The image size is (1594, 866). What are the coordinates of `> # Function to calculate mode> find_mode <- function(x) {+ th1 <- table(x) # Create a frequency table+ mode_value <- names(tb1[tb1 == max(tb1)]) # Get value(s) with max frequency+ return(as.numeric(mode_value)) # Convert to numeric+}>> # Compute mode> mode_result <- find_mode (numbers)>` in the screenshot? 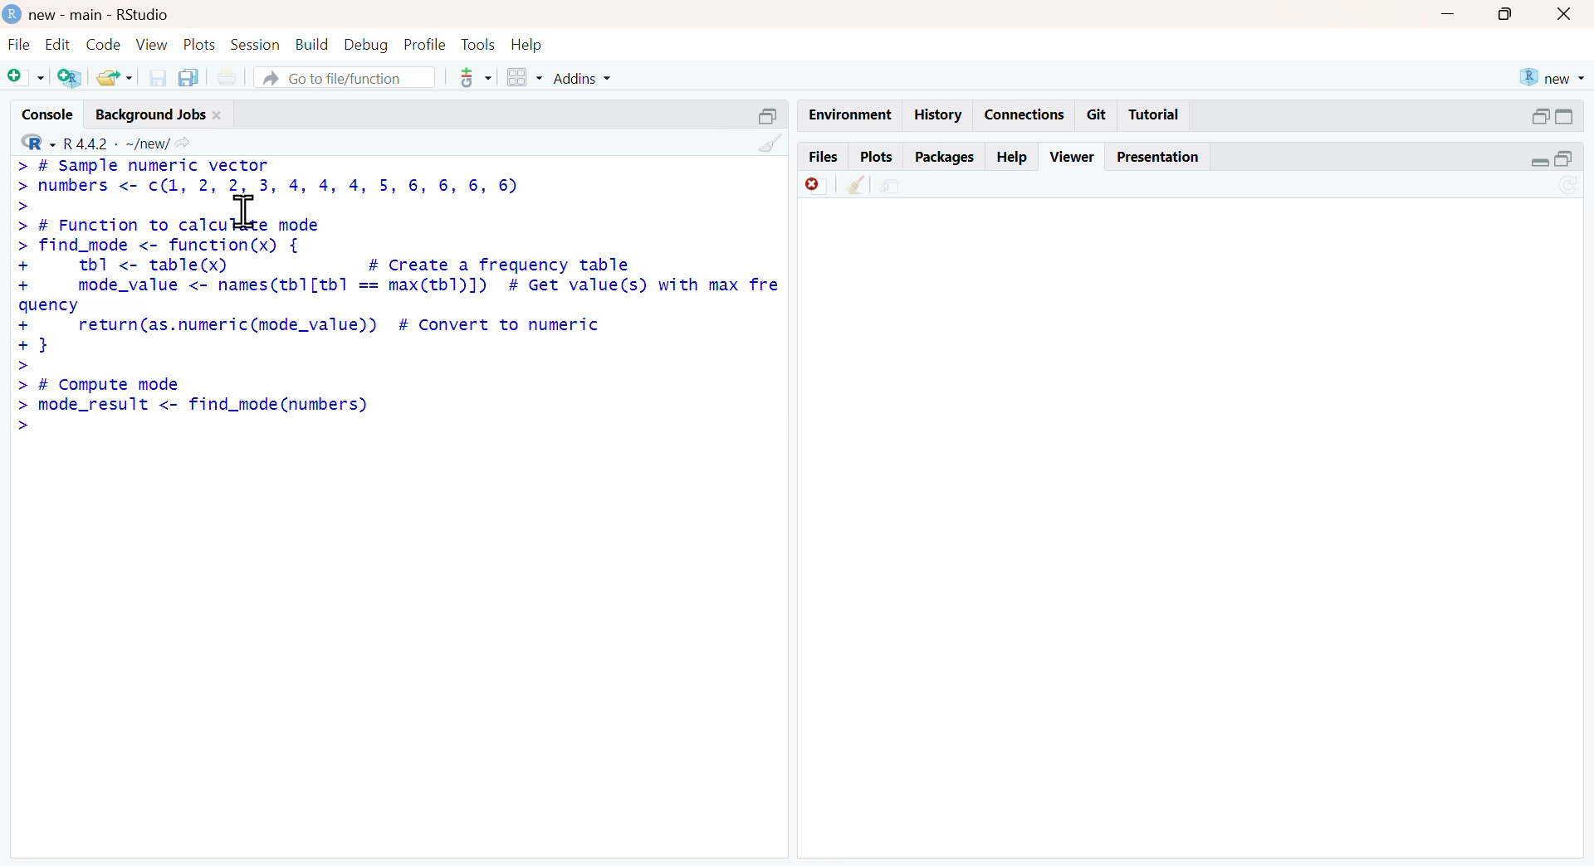 It's located at (397, 327).